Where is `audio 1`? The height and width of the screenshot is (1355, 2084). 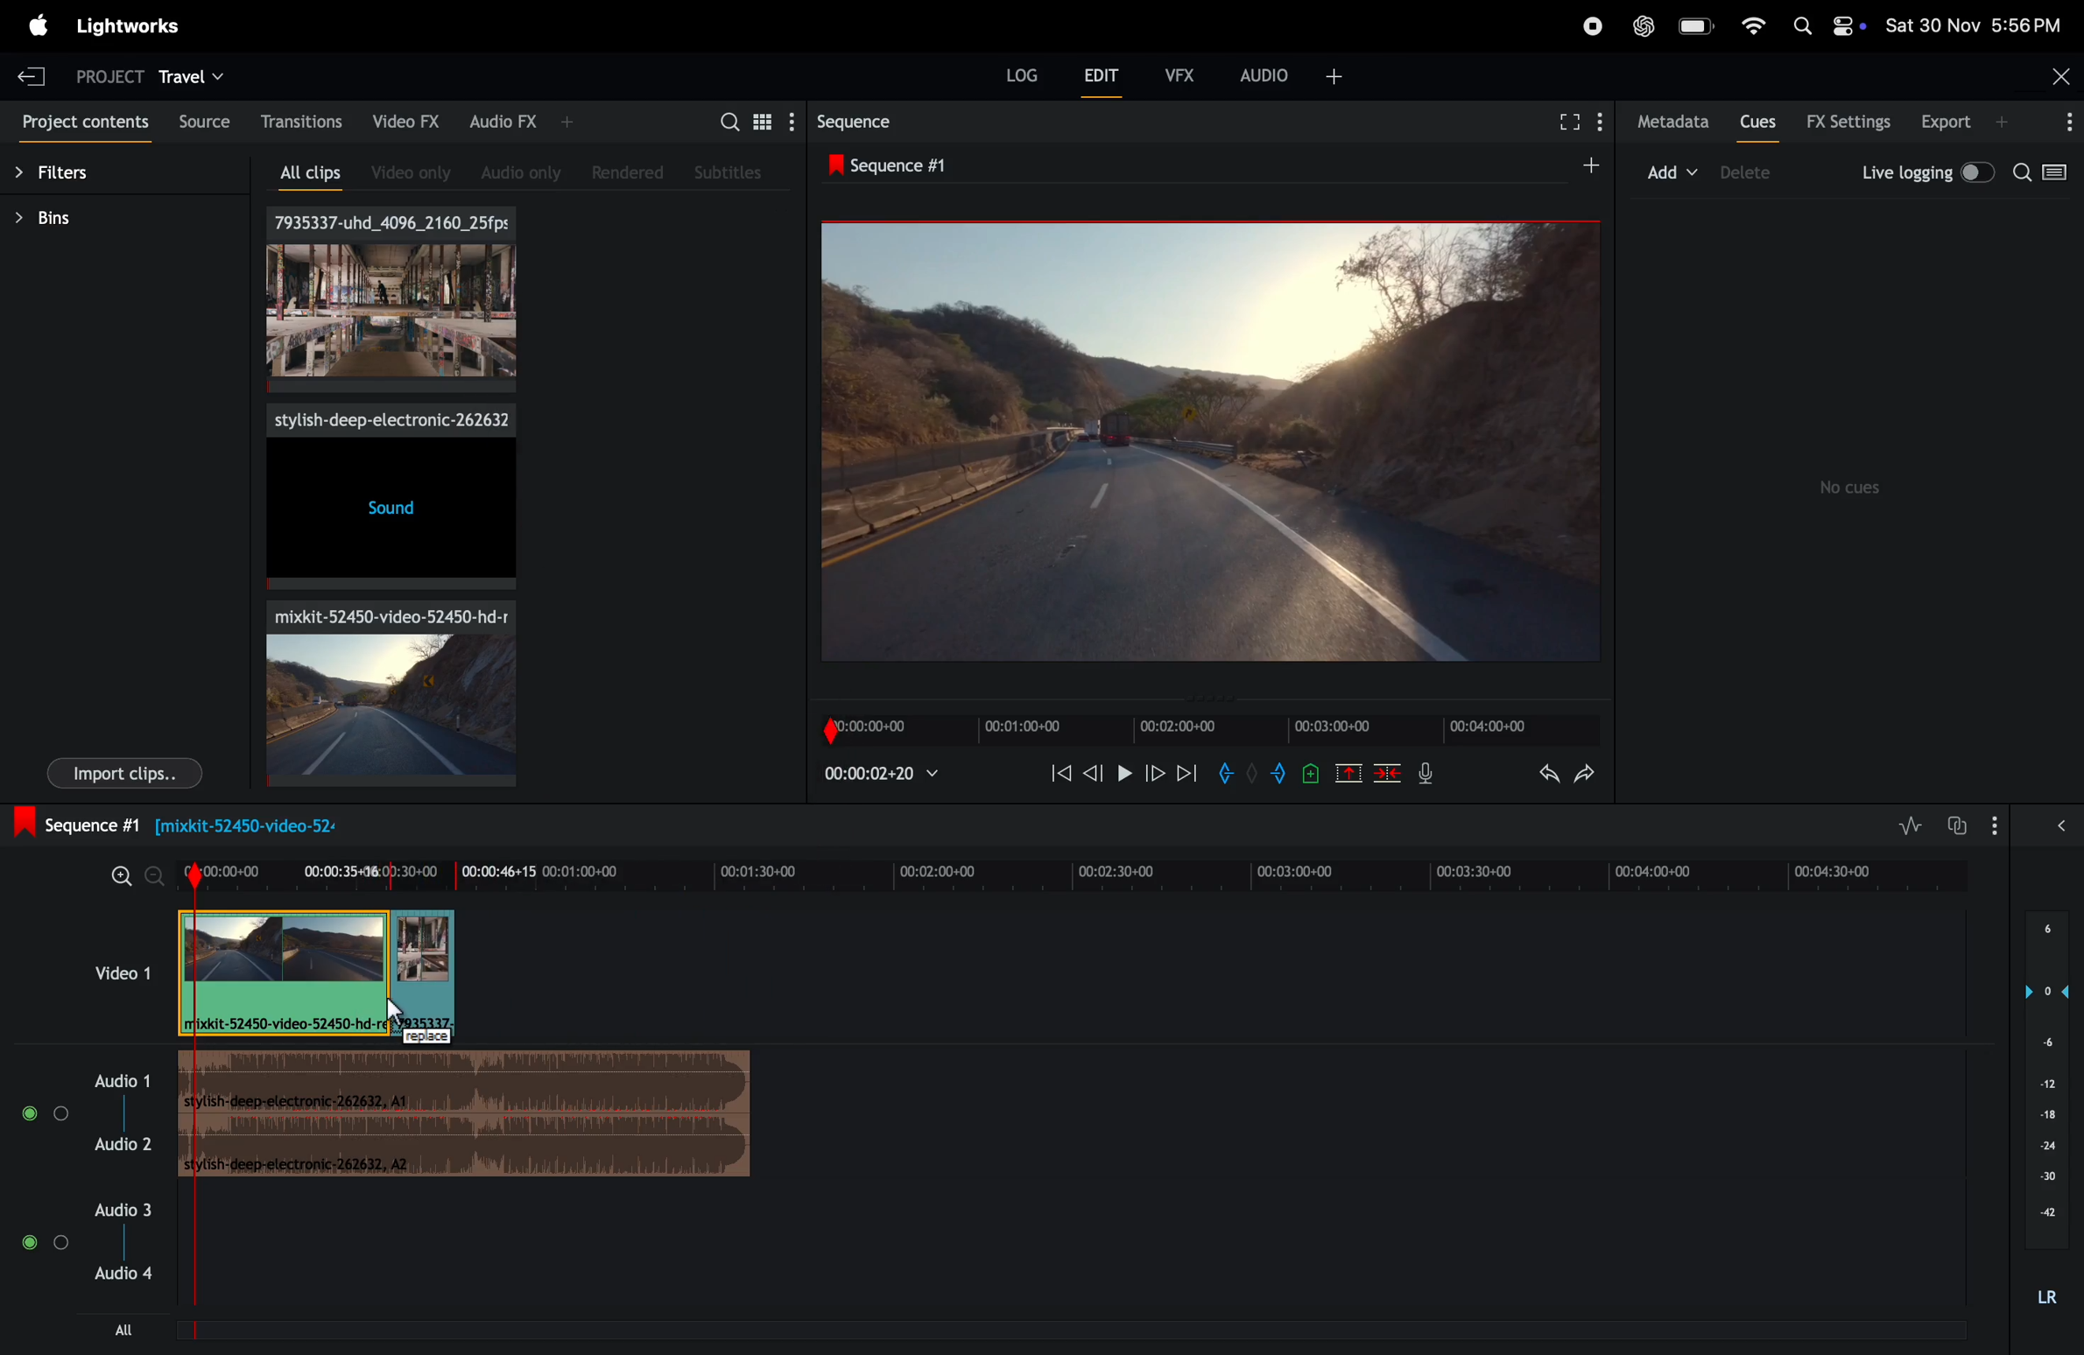 audio 1 is located at coordinates (82, 1111).